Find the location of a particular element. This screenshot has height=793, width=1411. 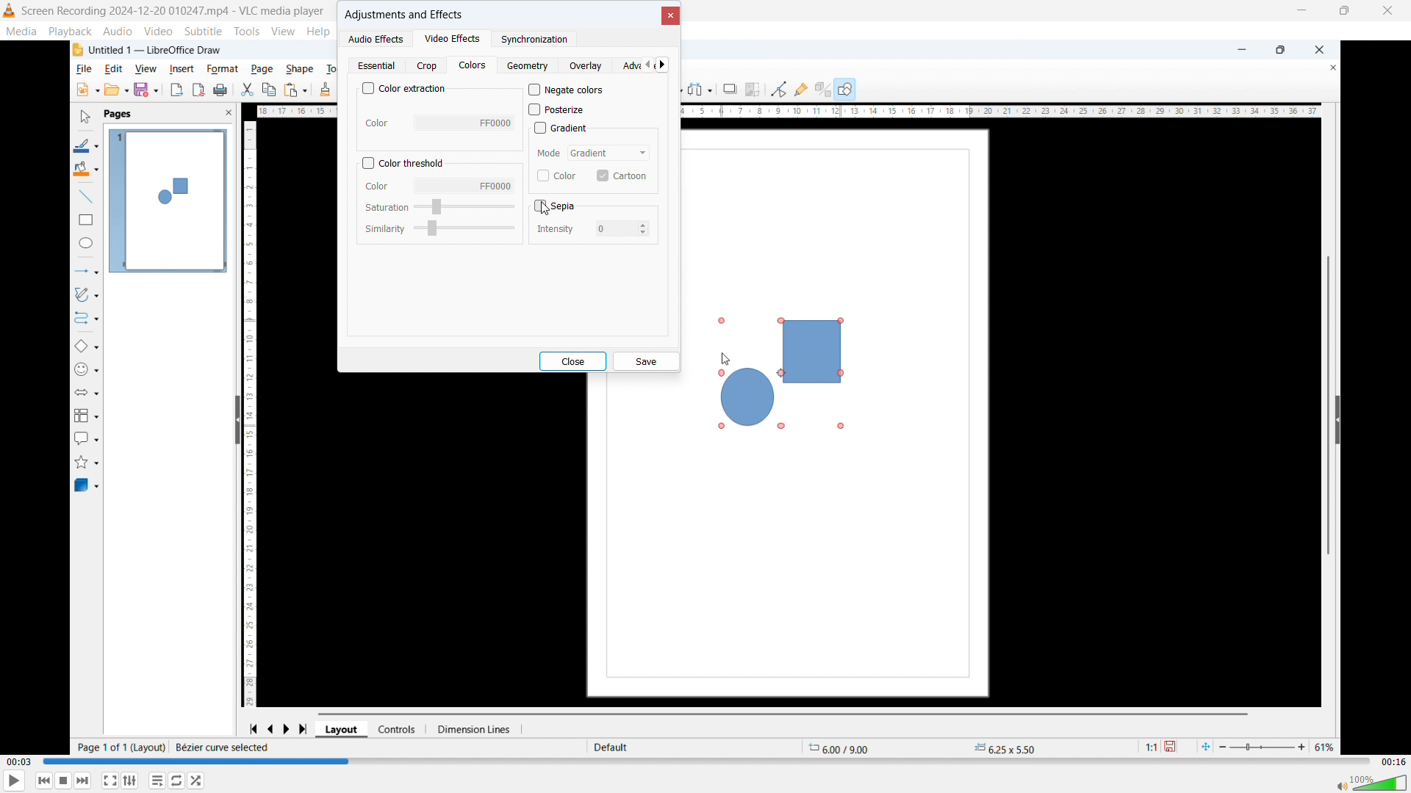

Show extended settings is located at coordinates (129, 781).